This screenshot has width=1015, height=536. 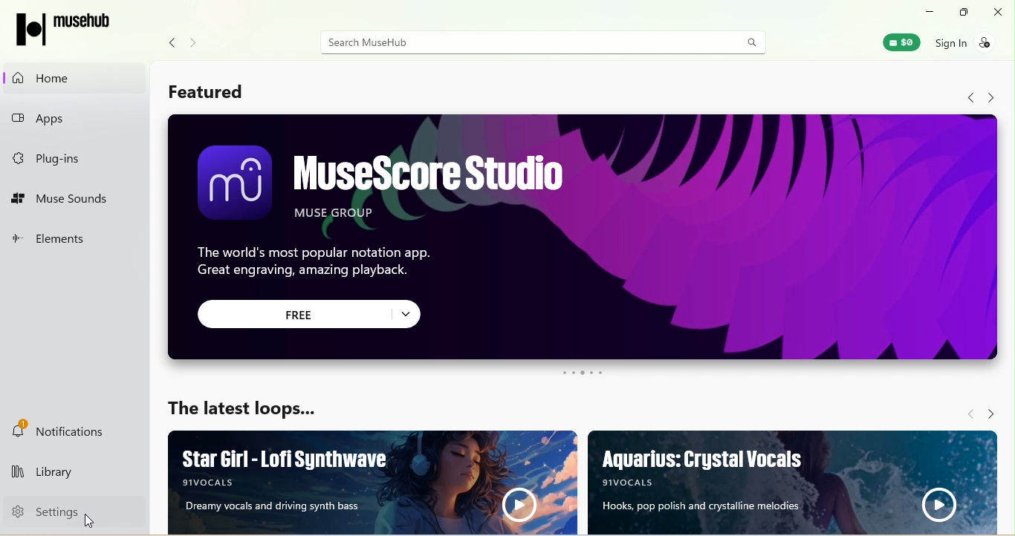 I want to click on Navigate forward, so click(x=992, y=94).